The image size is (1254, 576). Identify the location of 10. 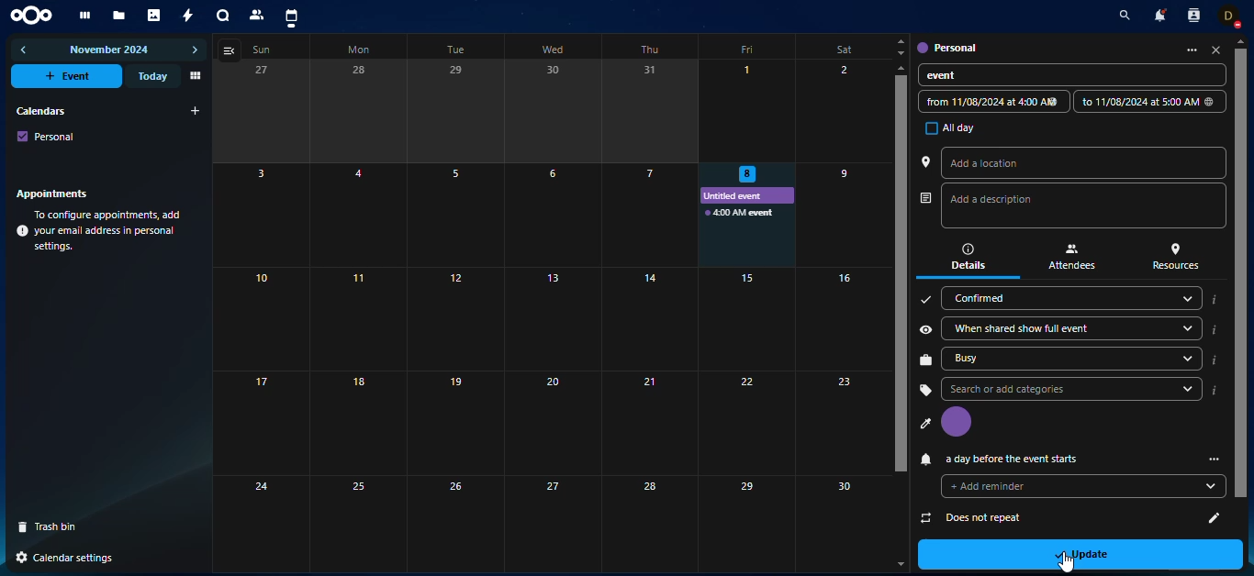
(263, 319).